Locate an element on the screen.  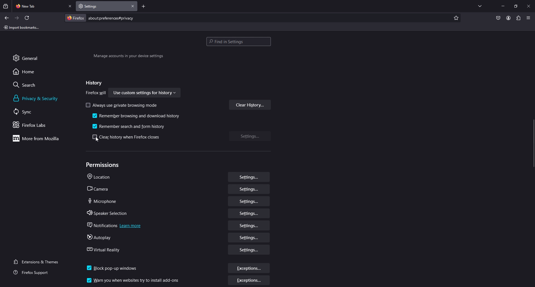
location is located at coordinates (101, 177).